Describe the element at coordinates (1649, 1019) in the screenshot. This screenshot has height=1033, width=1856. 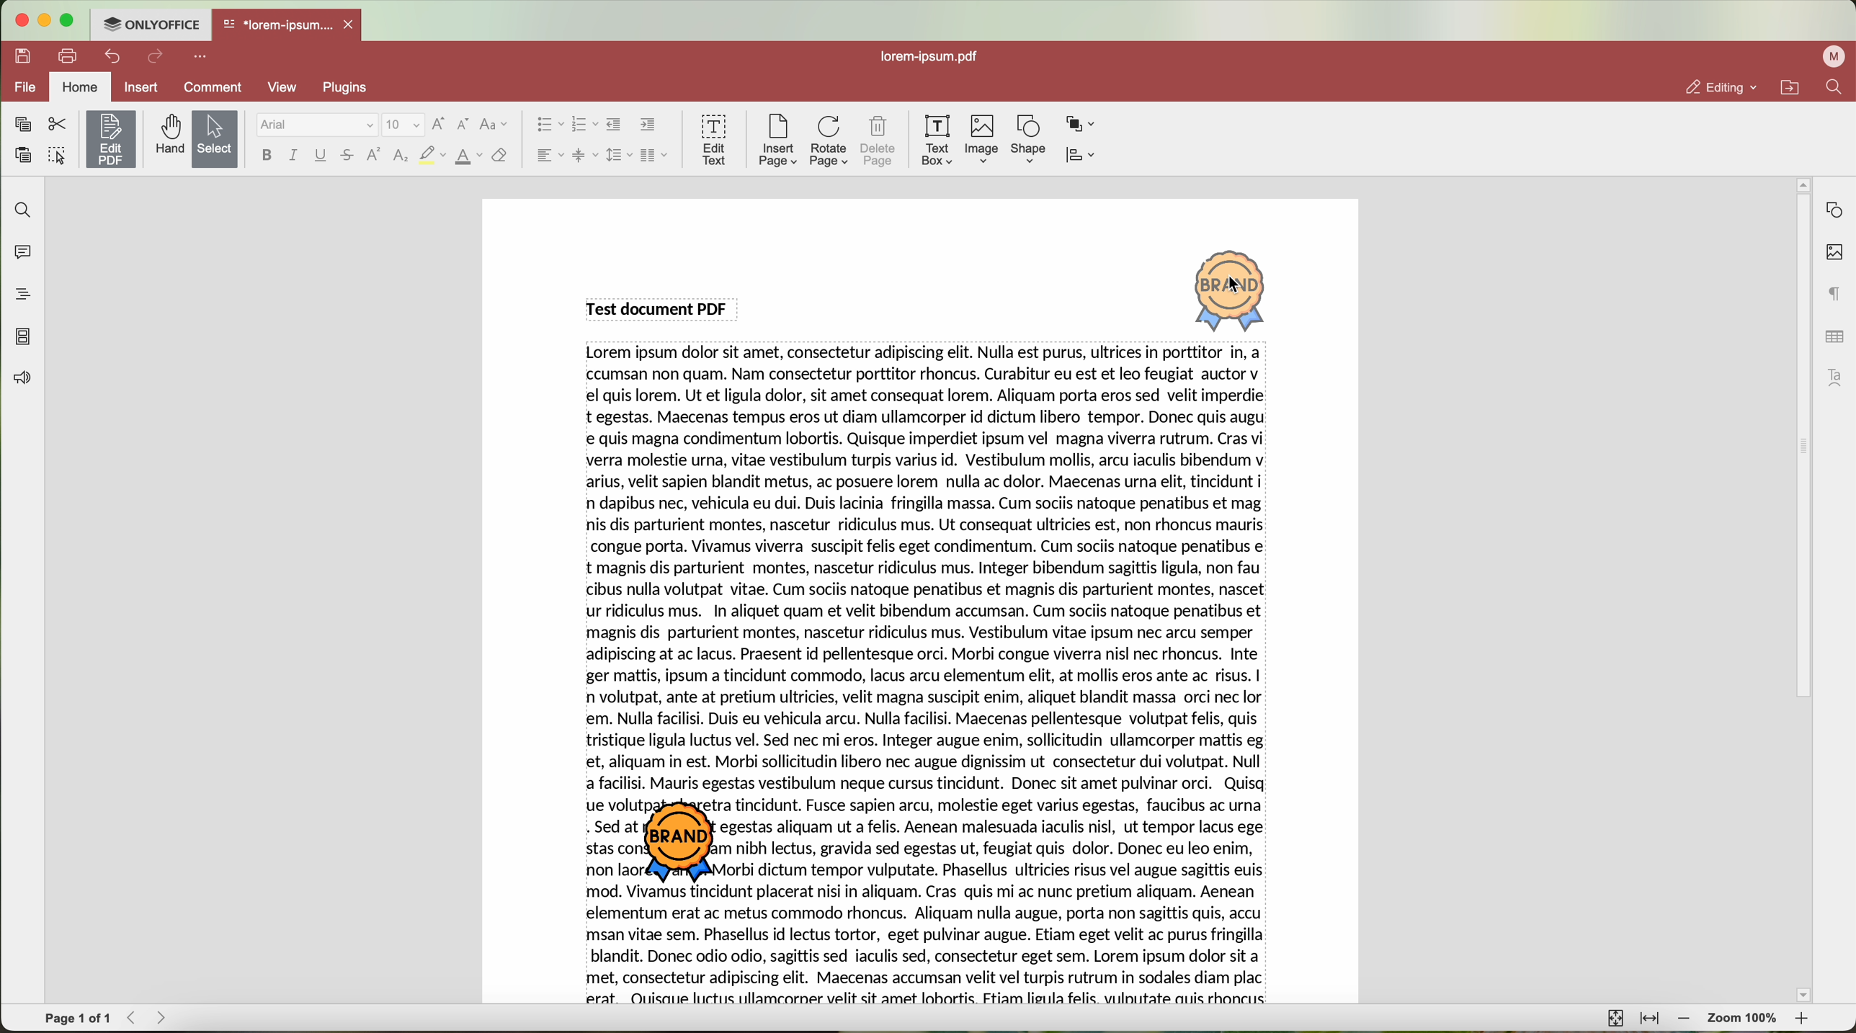
I see `fit to width` at that location.